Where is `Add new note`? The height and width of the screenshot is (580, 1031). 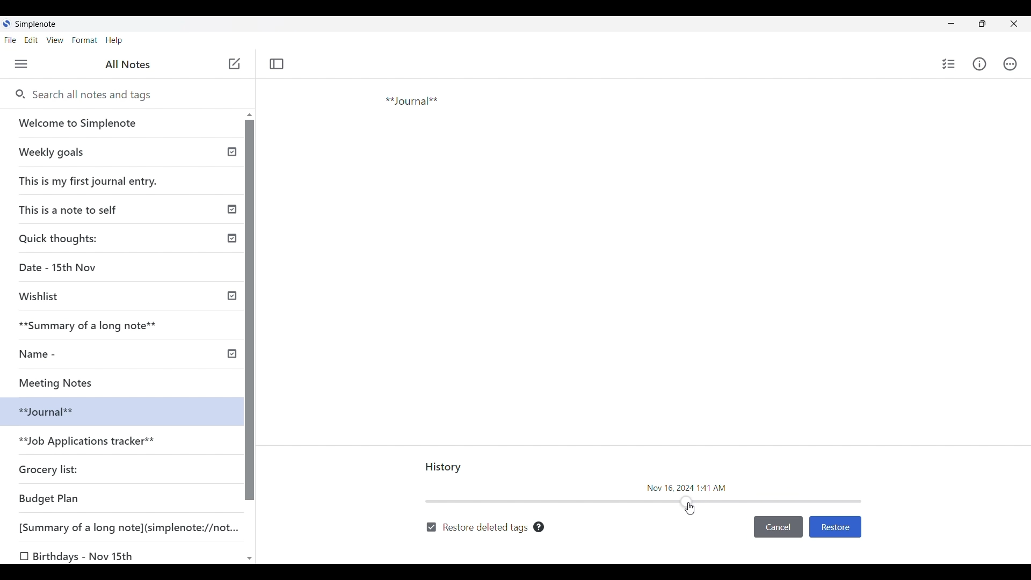
Add new note is located at coordinates (235, 63).